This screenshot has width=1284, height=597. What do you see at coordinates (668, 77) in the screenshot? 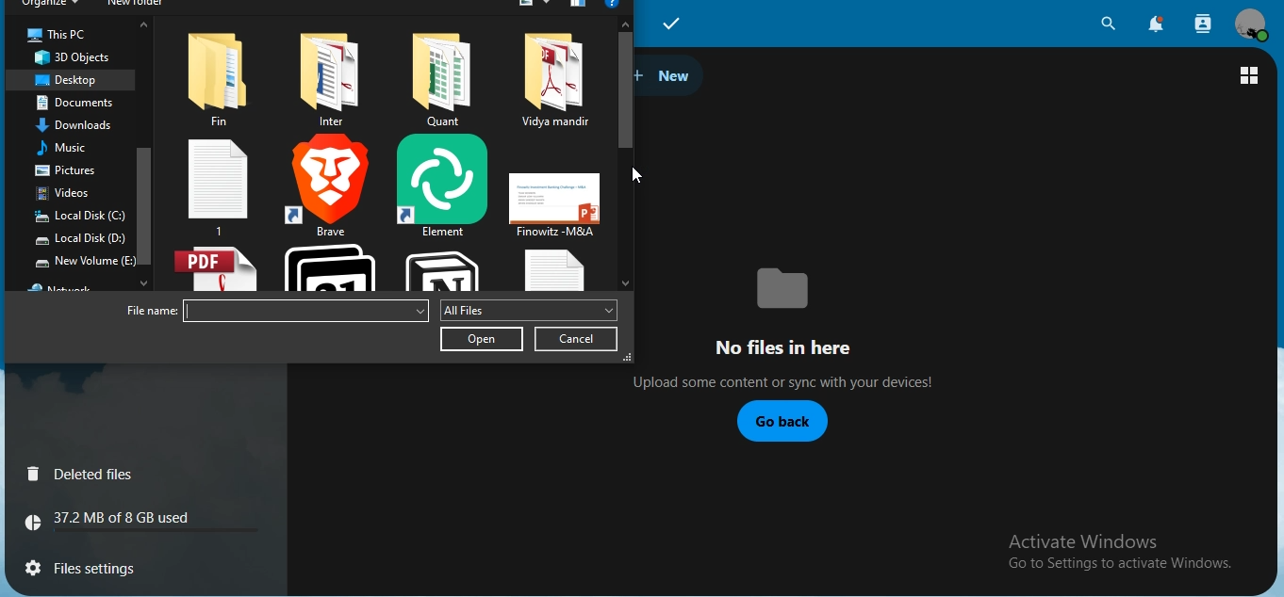
I see `new` at bounding box center [668, 77].